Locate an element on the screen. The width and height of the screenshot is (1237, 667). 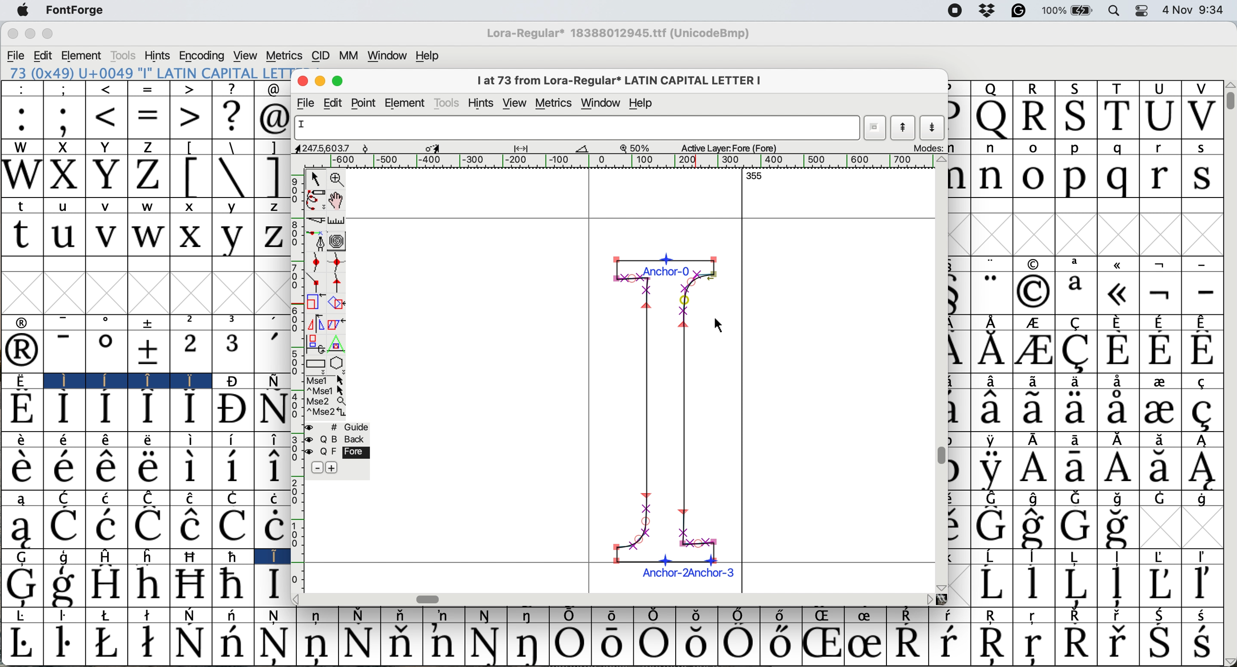
Symbol is located at coordinates (992, 440).